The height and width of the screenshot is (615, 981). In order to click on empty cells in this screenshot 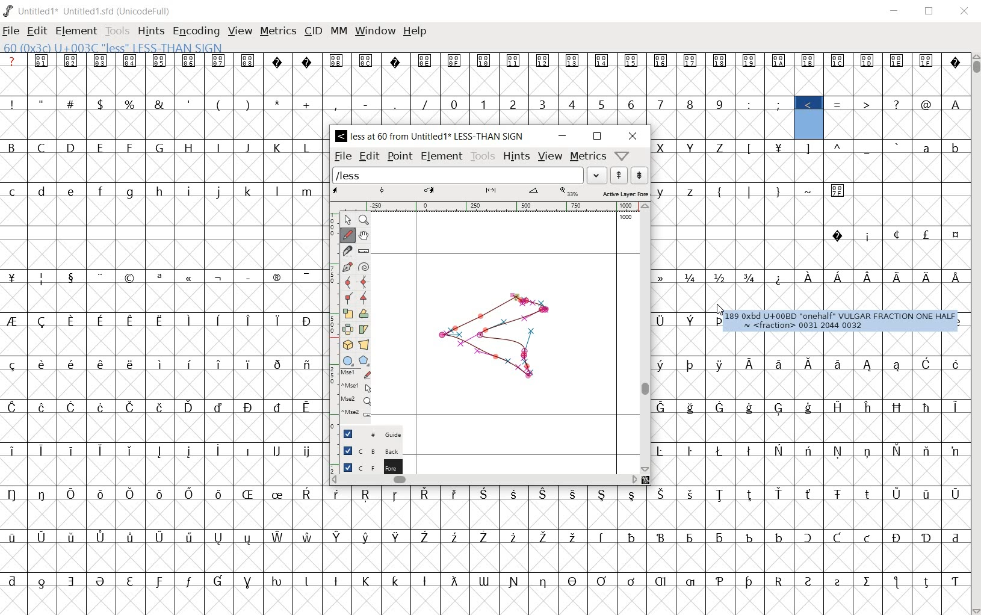, I will do `click(809, 168)`.